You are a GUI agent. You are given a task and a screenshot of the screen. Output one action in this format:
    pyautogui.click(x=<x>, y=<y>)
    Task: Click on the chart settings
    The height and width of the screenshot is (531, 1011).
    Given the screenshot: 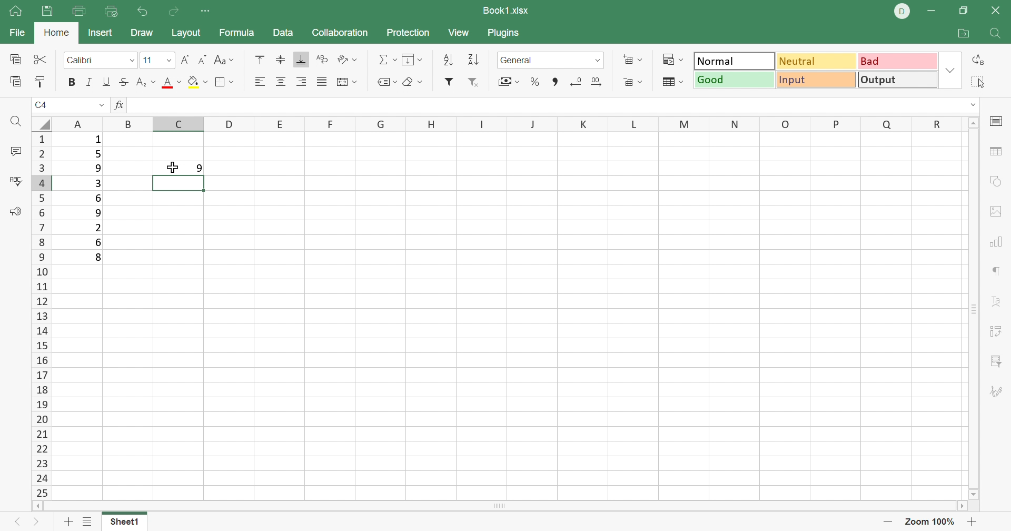 What is the action you would take?
    pyautogui.click(x=998, y=242)
    